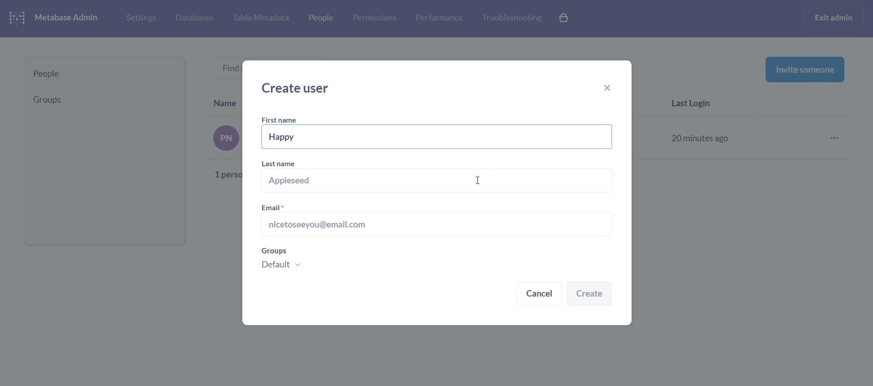 This screenshot has height=386, width=873. What do you see at coordinates (805, 69) in the screenshot?
I see `invite someone` at bounding box center [805, 69].